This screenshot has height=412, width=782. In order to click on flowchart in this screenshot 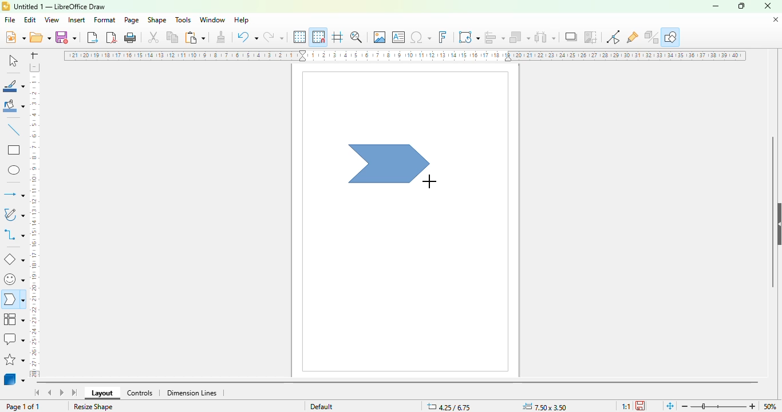, I will do `click(14, 319)`.